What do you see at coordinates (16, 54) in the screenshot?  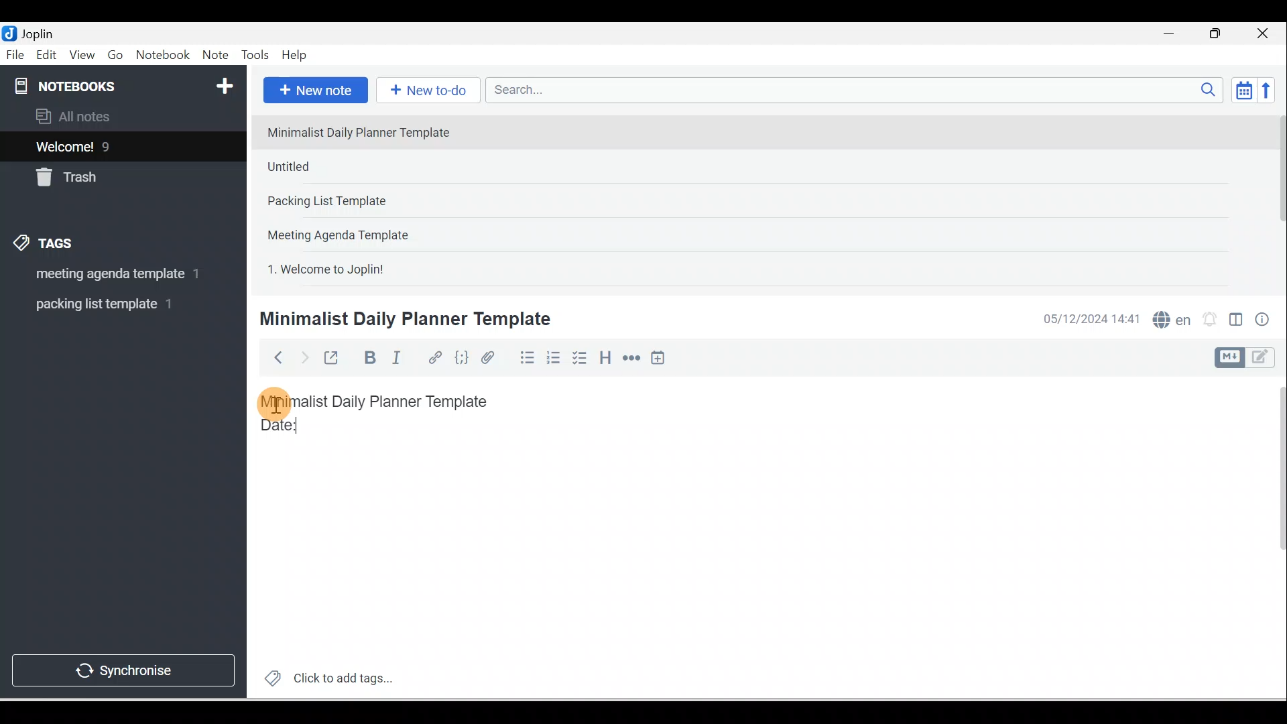 I see `File` at bounding box center [16, 54].